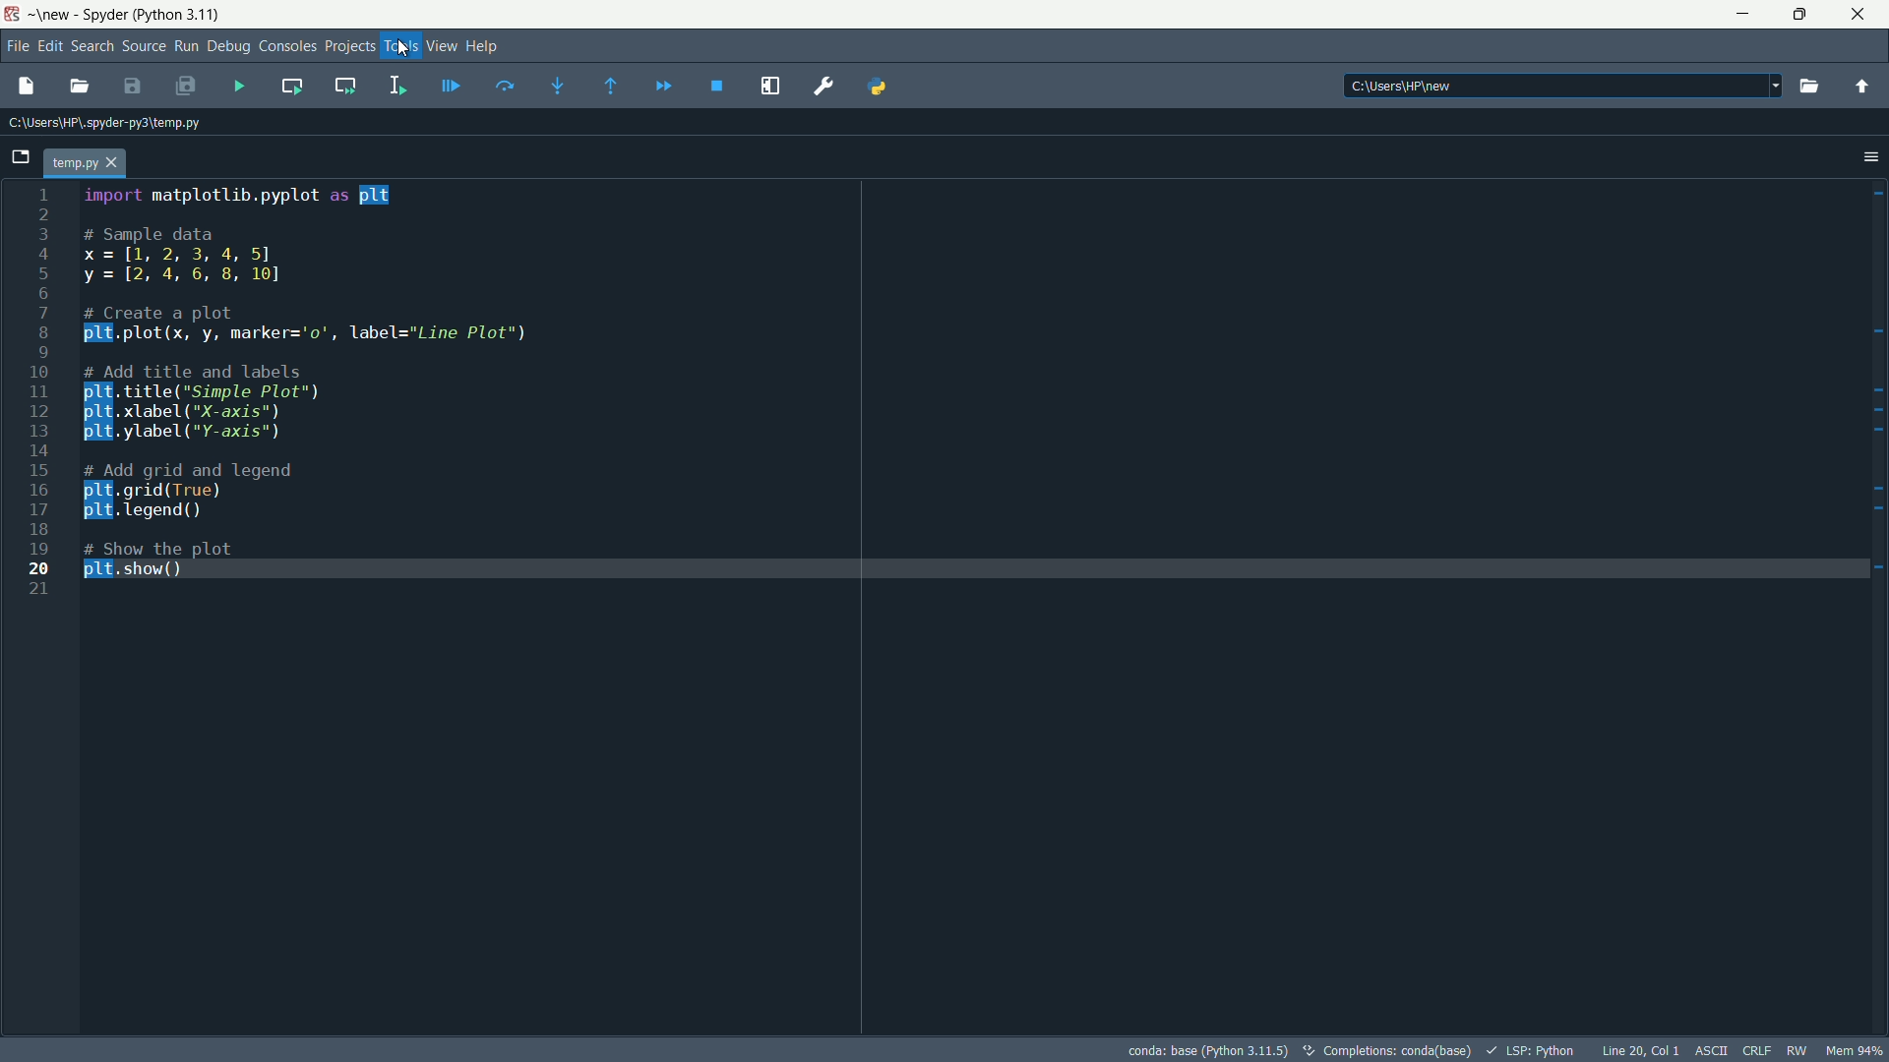 This screenshot has height=1062, width=1889. I want to click on text, so click(1389, 1052).